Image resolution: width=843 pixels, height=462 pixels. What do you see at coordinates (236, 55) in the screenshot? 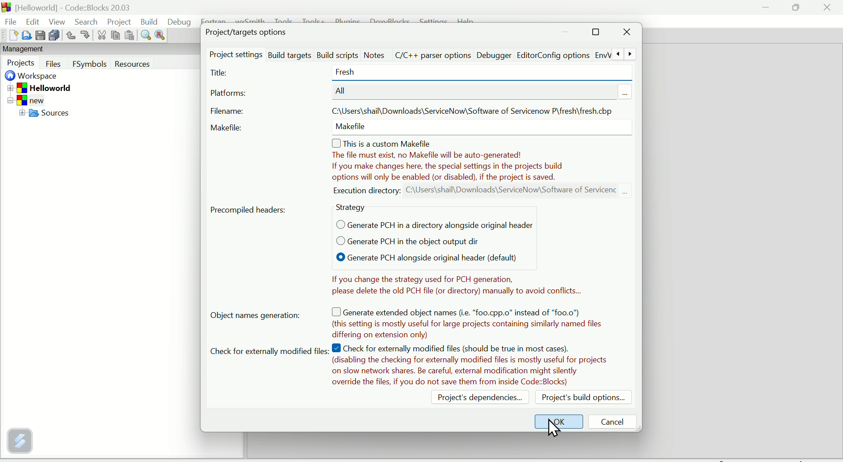
I see `Project setting` at bounding box center [236, 55].